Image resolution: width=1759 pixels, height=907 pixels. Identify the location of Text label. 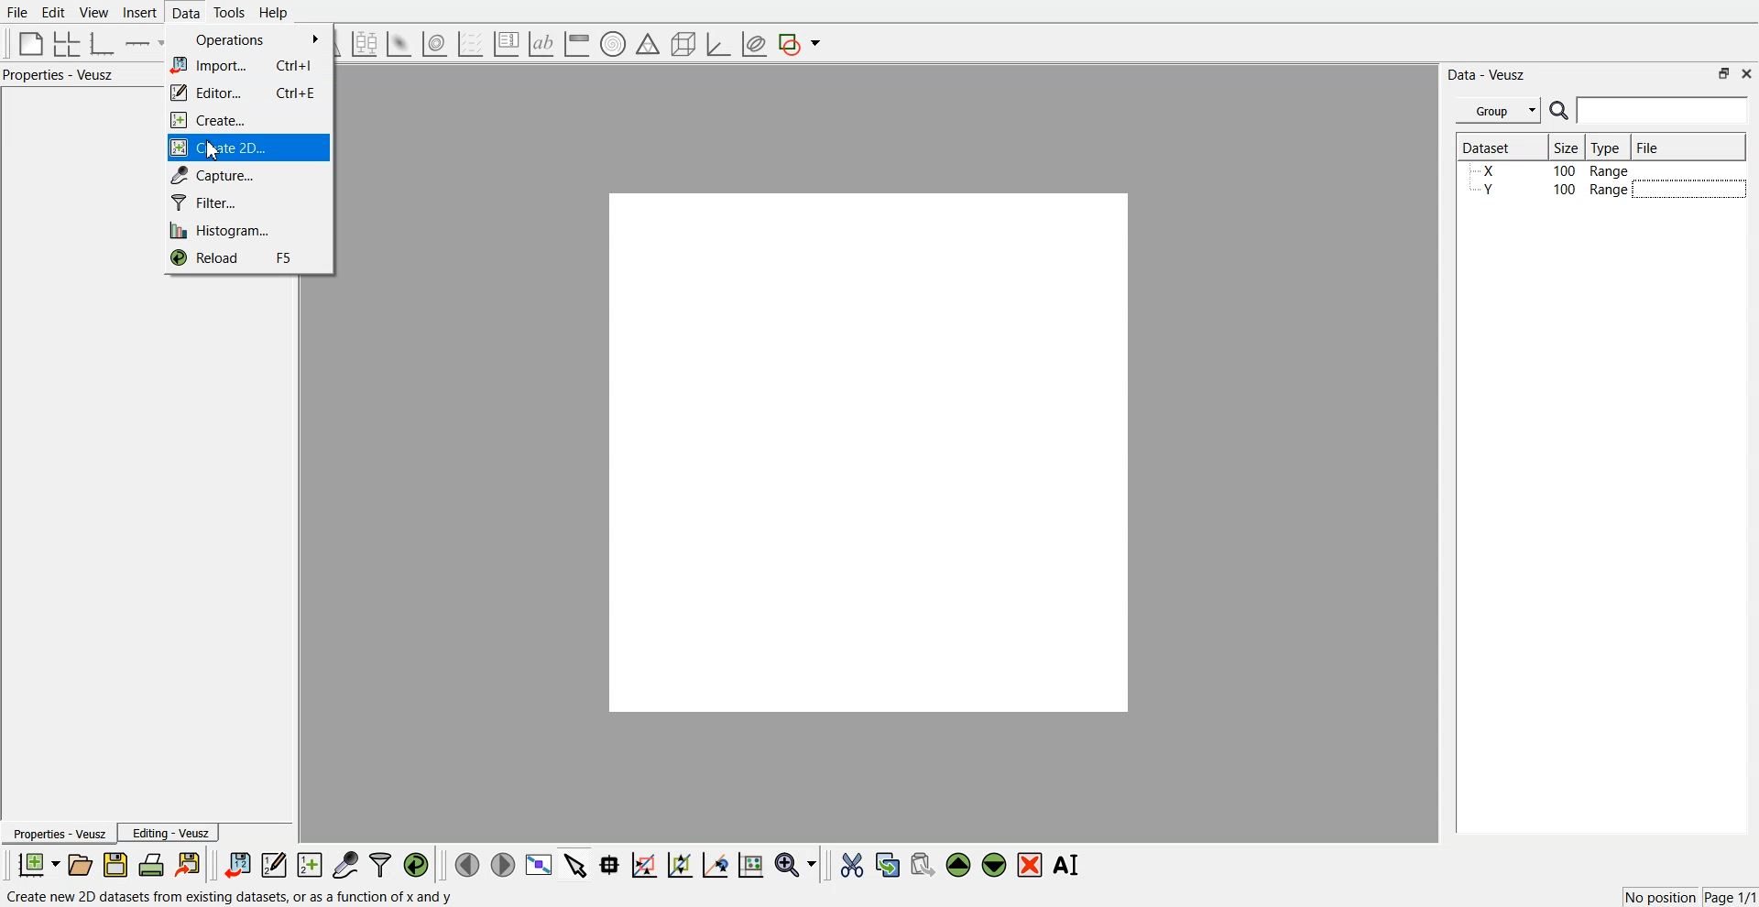
(541, 44).